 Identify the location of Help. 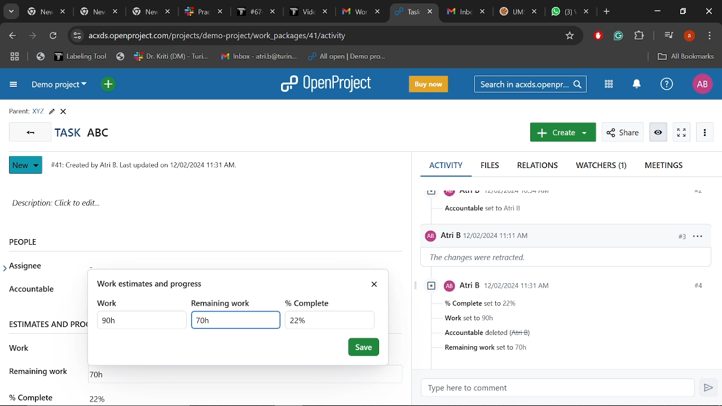
(667, 85).